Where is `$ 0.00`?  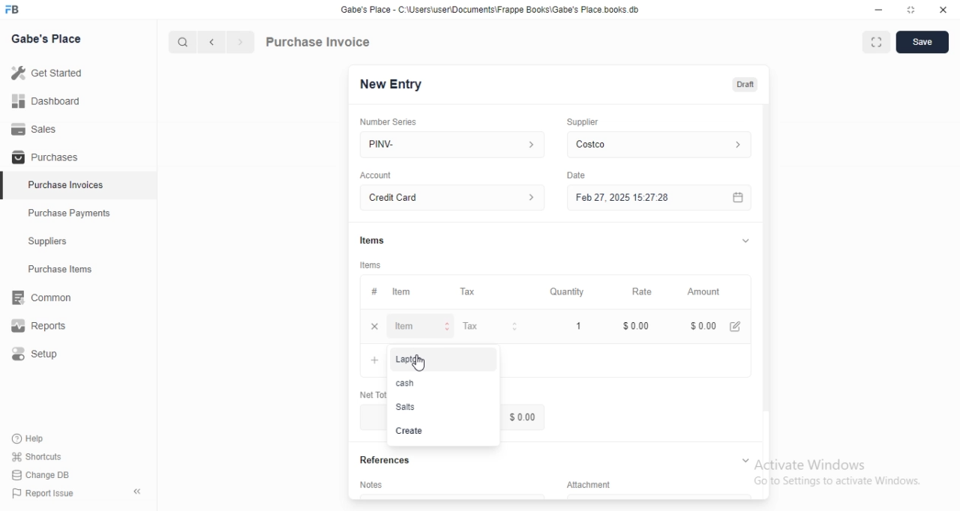 $ 0.00 is located at coordinates (373, 417).